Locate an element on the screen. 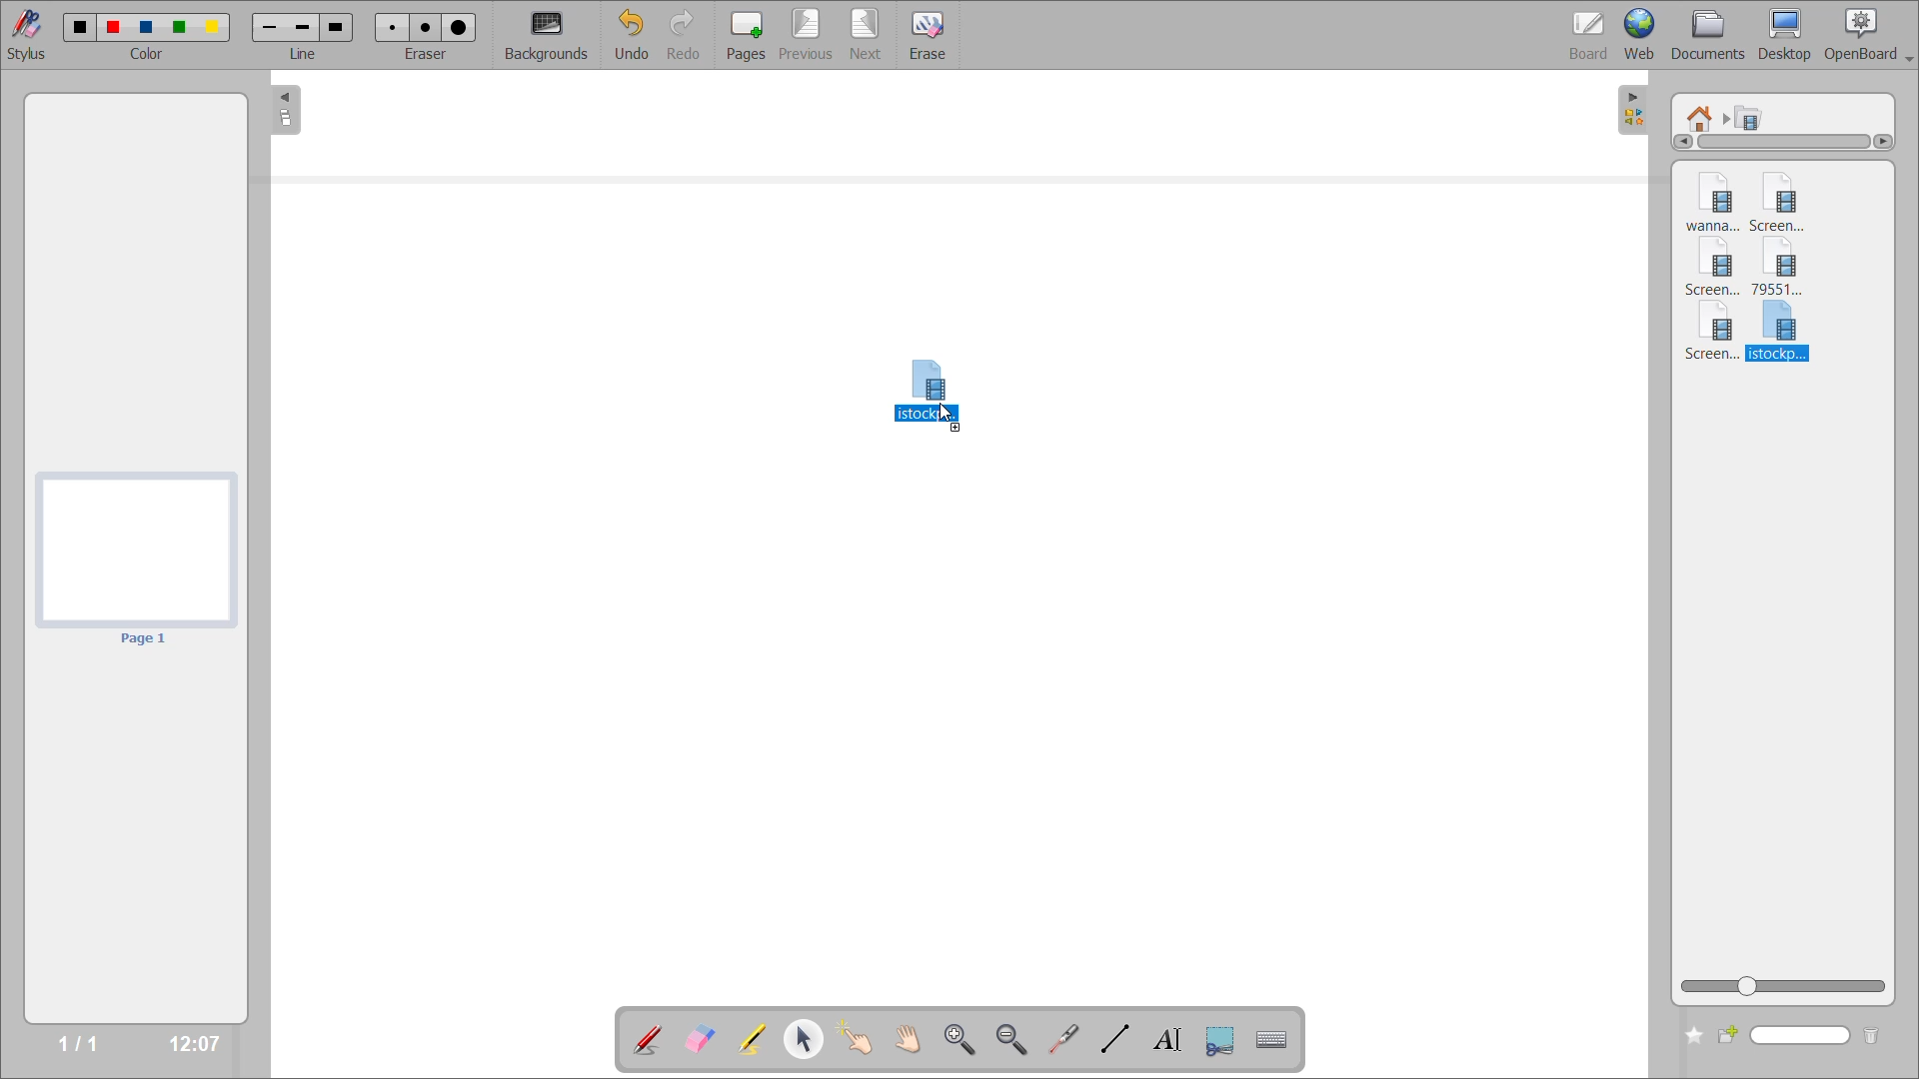  pages is located at coordinates (741, 32).